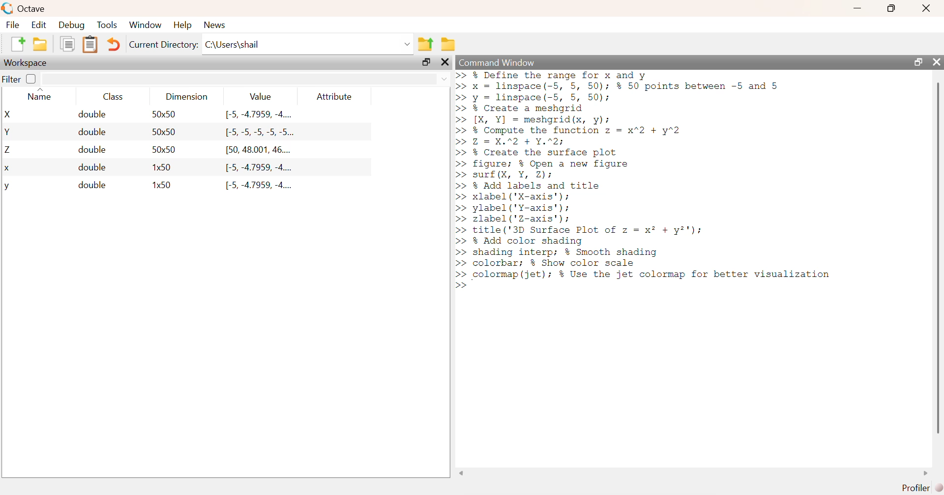  Describe the element at coordinates (647, 180) in the screenshot. I see `>> % Define the range for x and y

>> x = linspace(-5, 5, 50); % 50 points between -5 and 5
>> y = linspace(-5, 5, 50);

>> % Create a meshgrid

>> [X, Y] = meshgrid(x, y):

>> % Compute the function z = x°2 + y"2

>> Z = X."2 + Y.82;

>> % Create the surface plot

>> figure; % Open a new figure

>> surf (X, ¥, 2);

>> % Add labels and title

>> xlabel ('X-axis');

>> ylabel ('Y-axis'):

>> zlabel ('Z-axis');

>> title('3D Surface Plot of z = x? + y2');

>> % Add color shading

>> shading interp; % Smooth shading

>> colorbar; % Show color scale

>> colormap (jet); % Use the jet colormap for better visualization
>>` at that location.